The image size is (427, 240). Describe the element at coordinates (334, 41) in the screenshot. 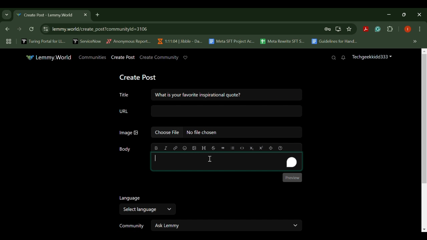

I see `Guidelines for Hand...` at that location.